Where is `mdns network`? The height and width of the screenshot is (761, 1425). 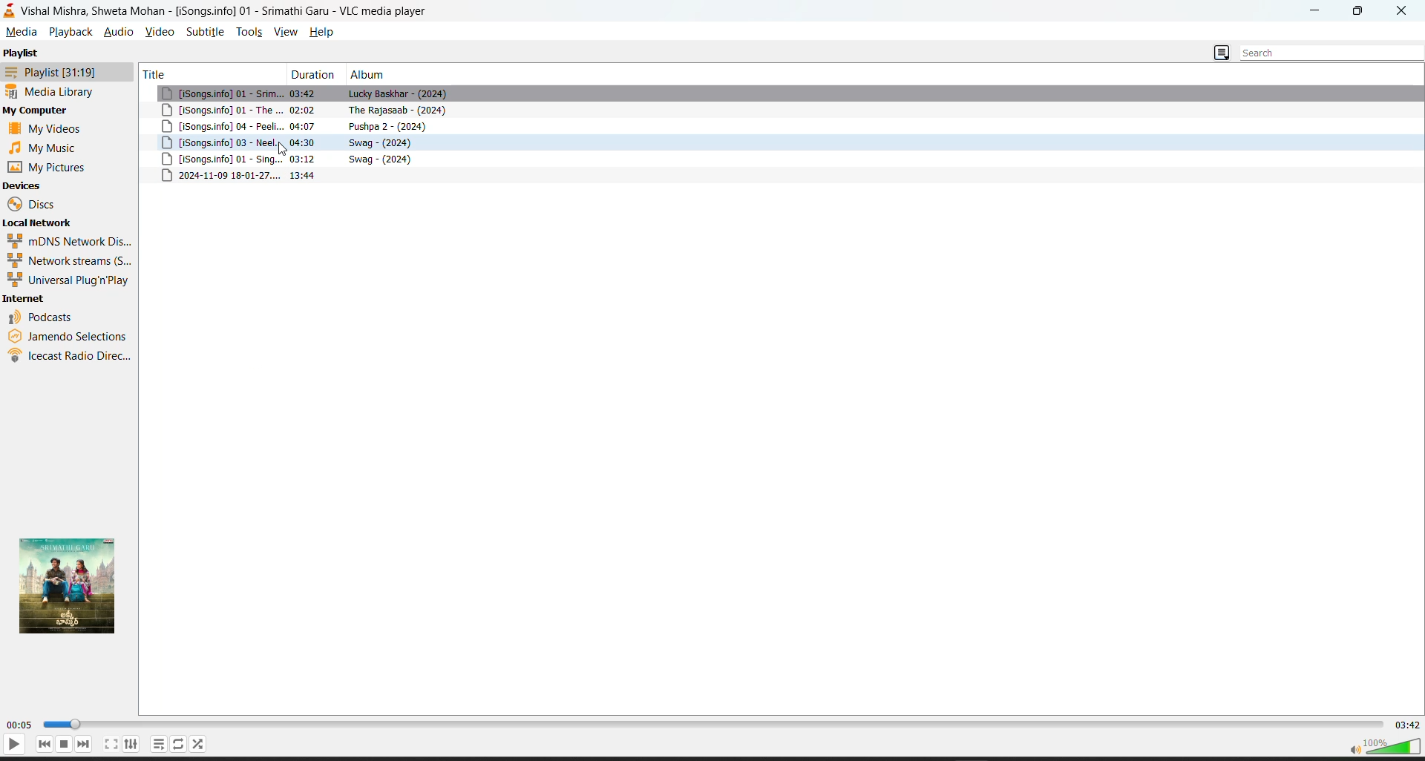
mdns network is located at coordinates (69, 241).